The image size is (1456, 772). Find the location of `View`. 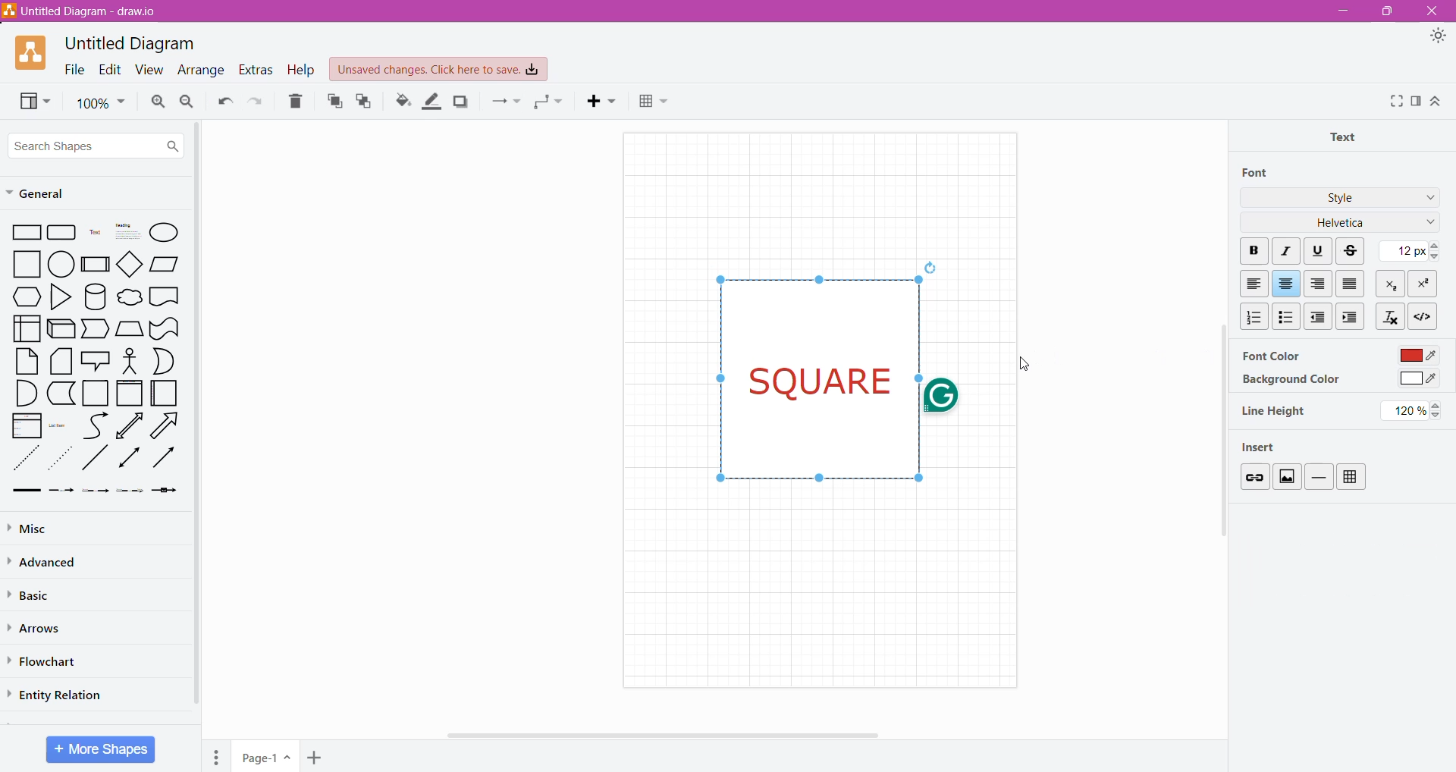

View is located at coordinates (150, 68).